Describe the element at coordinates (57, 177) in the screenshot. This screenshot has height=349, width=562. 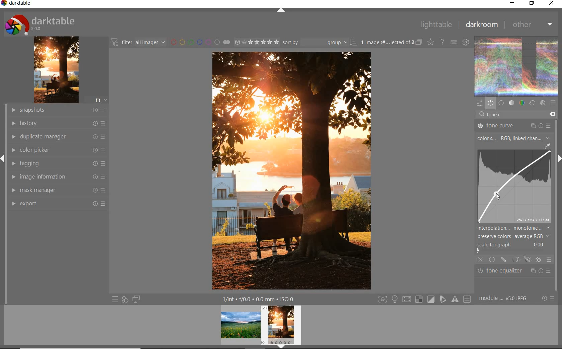
I see `image information` at that location.